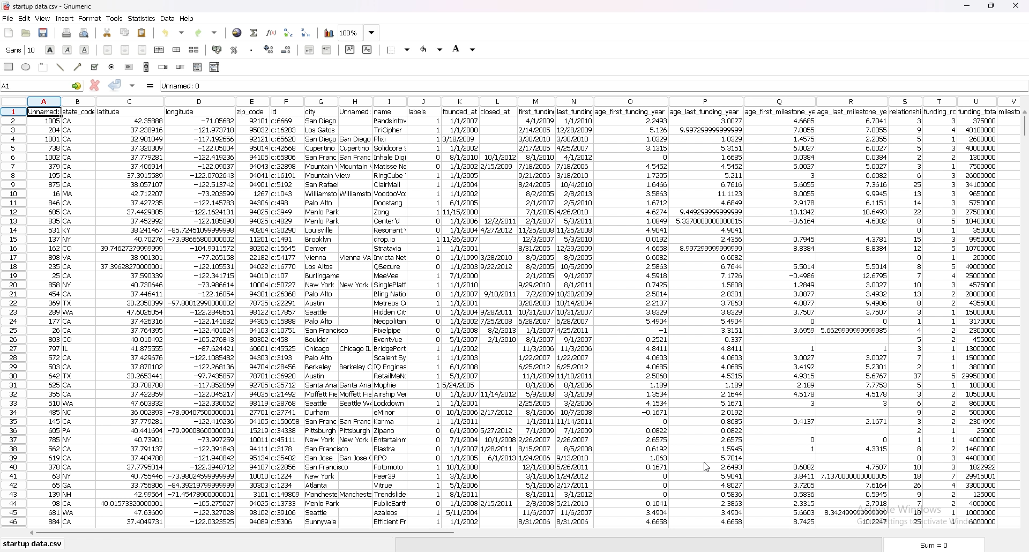  I want to click on sheet, so click(33, 544).